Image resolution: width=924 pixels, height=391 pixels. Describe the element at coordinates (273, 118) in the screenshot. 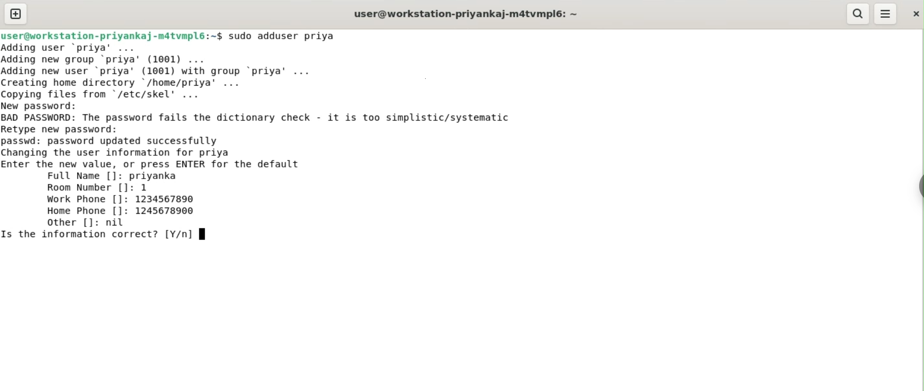

I see `BAD PASSWORD: The password fails the dictionary check. it is too simplistic/systematic` at that location.